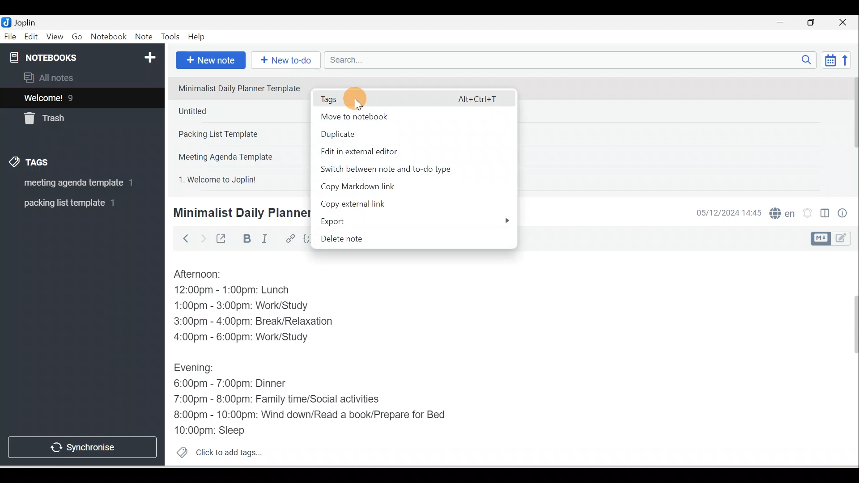  What do you see at coordinates (170, 37) in the screenshot?
I see `Tools` at bounding box center [170, 37].